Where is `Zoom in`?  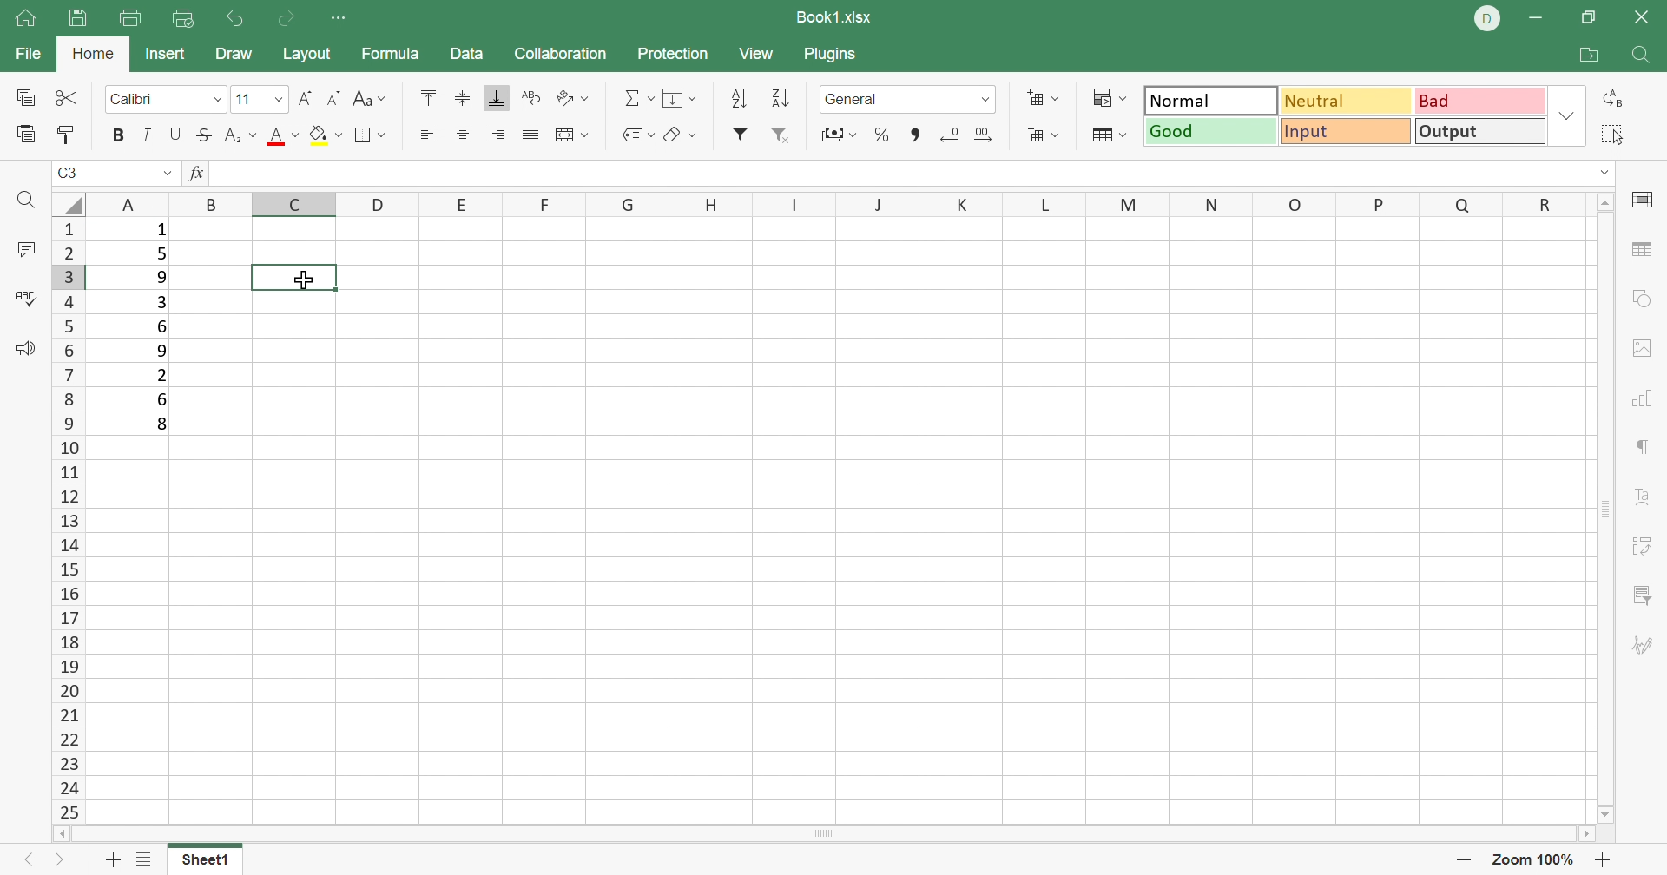
Zoom in is located at coordinates (1604, 861).